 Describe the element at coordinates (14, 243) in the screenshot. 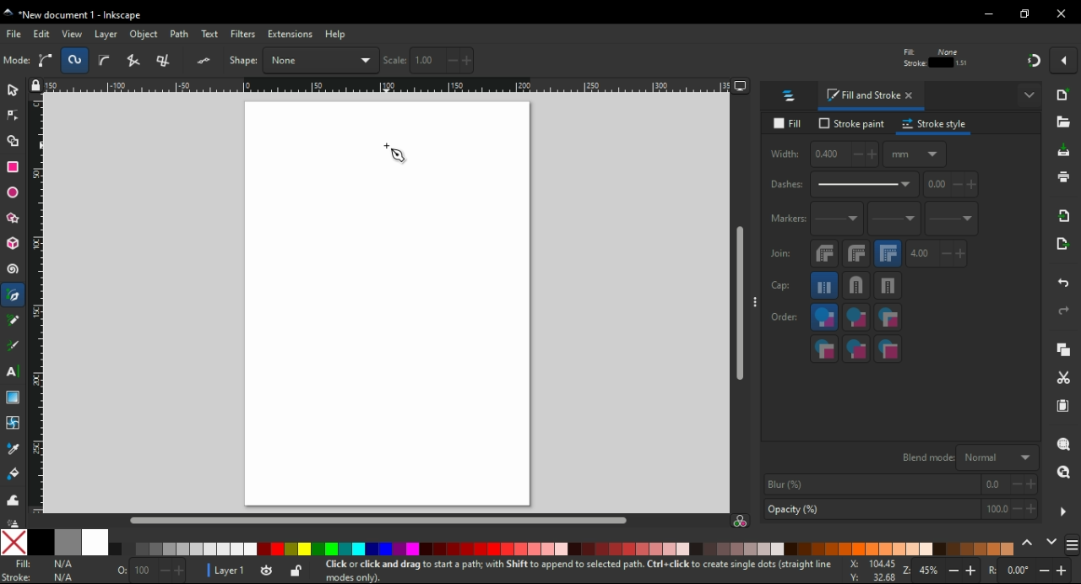

I see `3D box tool` at that location.